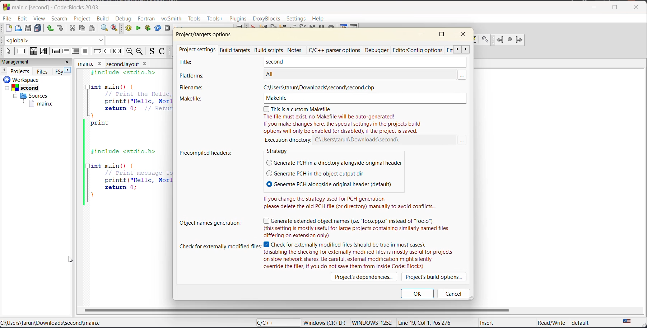 This screenshot has width=647, height=328. What do you see at coordinates (216, 20) in the screenshot?
I see `tools+` at bounding box center [216, 20].